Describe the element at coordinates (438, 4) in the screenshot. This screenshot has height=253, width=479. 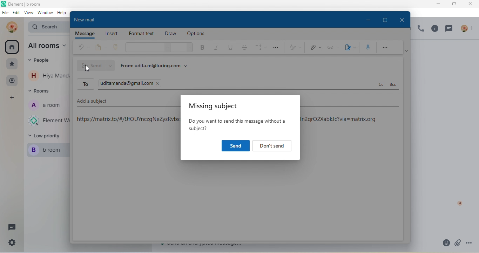
I see `minimize` at that location.